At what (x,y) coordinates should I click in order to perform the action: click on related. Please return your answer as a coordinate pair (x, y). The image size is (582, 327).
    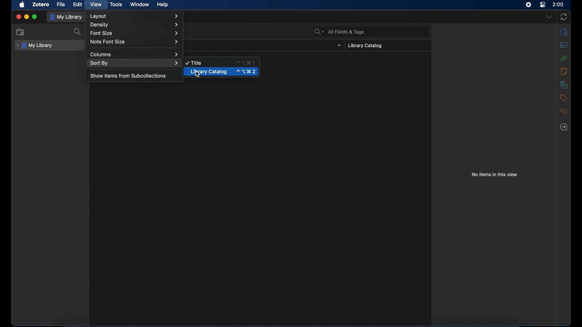
    Looking at the image, I should click on (564, 111).